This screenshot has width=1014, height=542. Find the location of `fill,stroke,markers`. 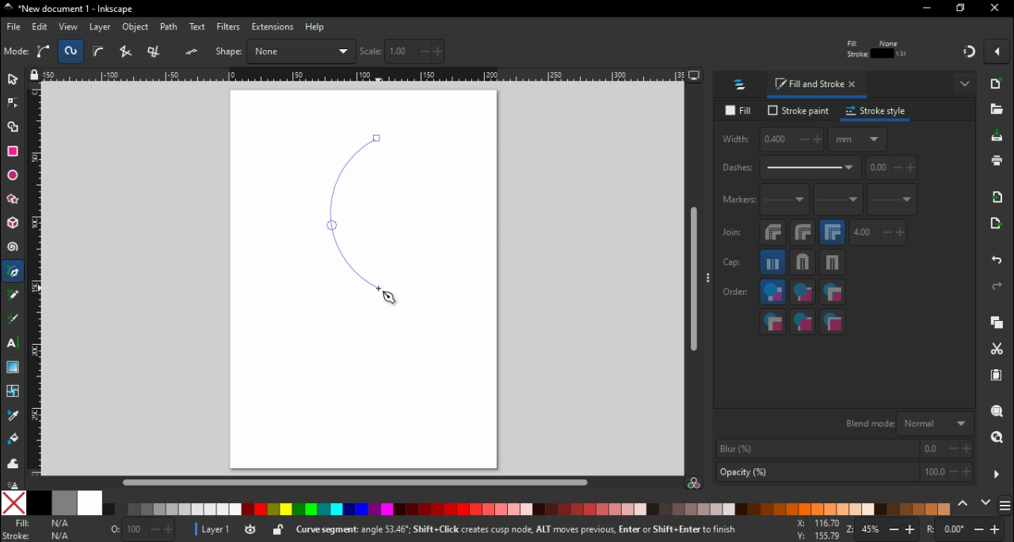

fill,stroke,markers is located at coordinates (772, 294).